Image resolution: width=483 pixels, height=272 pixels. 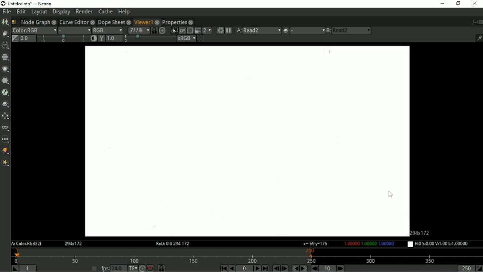 I want to click on Next frame, so click(x=285, y=268).